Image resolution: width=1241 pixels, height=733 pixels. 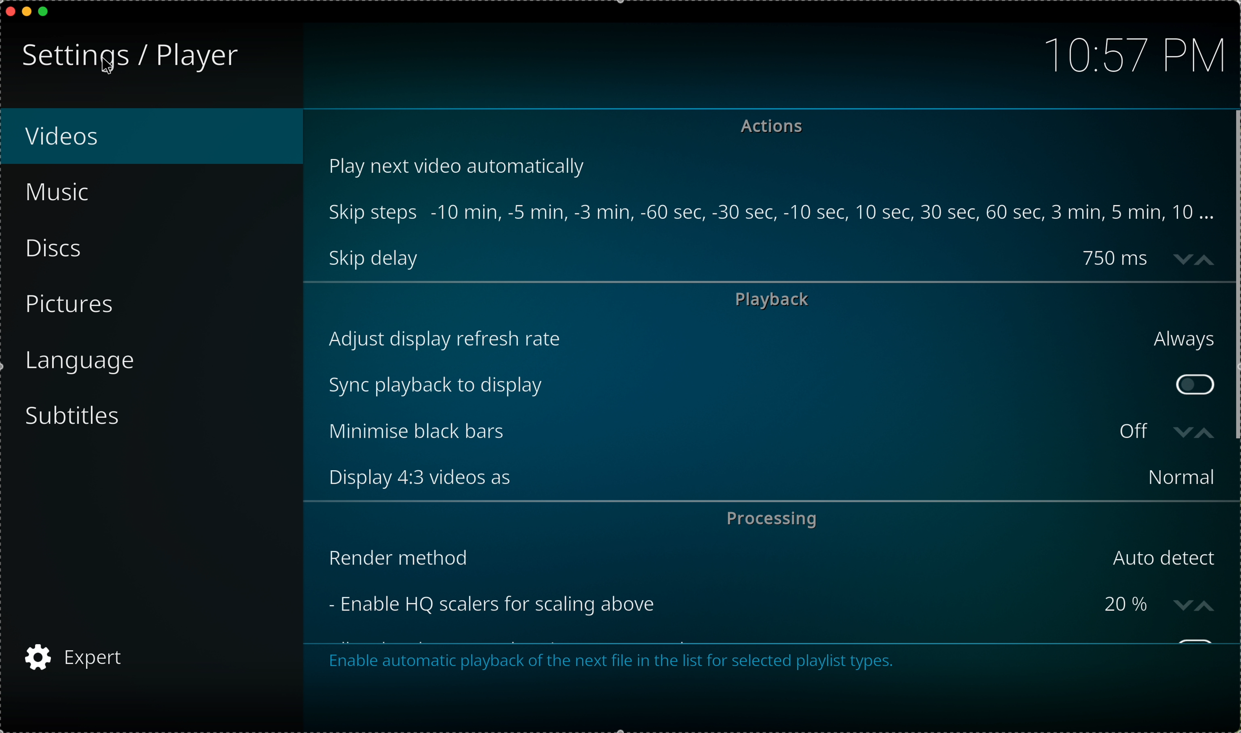 I want to click on language, so click(x=82, y=362).